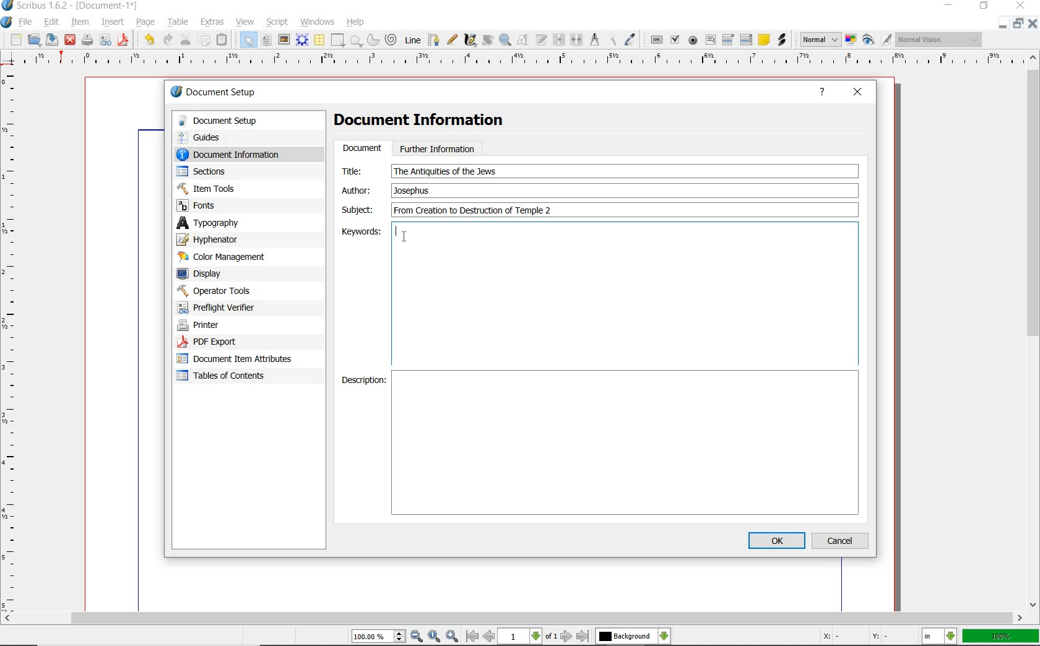  What do you see at coordinates (240, 154) in the screenshot?
I see `document information` at bounding box center [240, 154].